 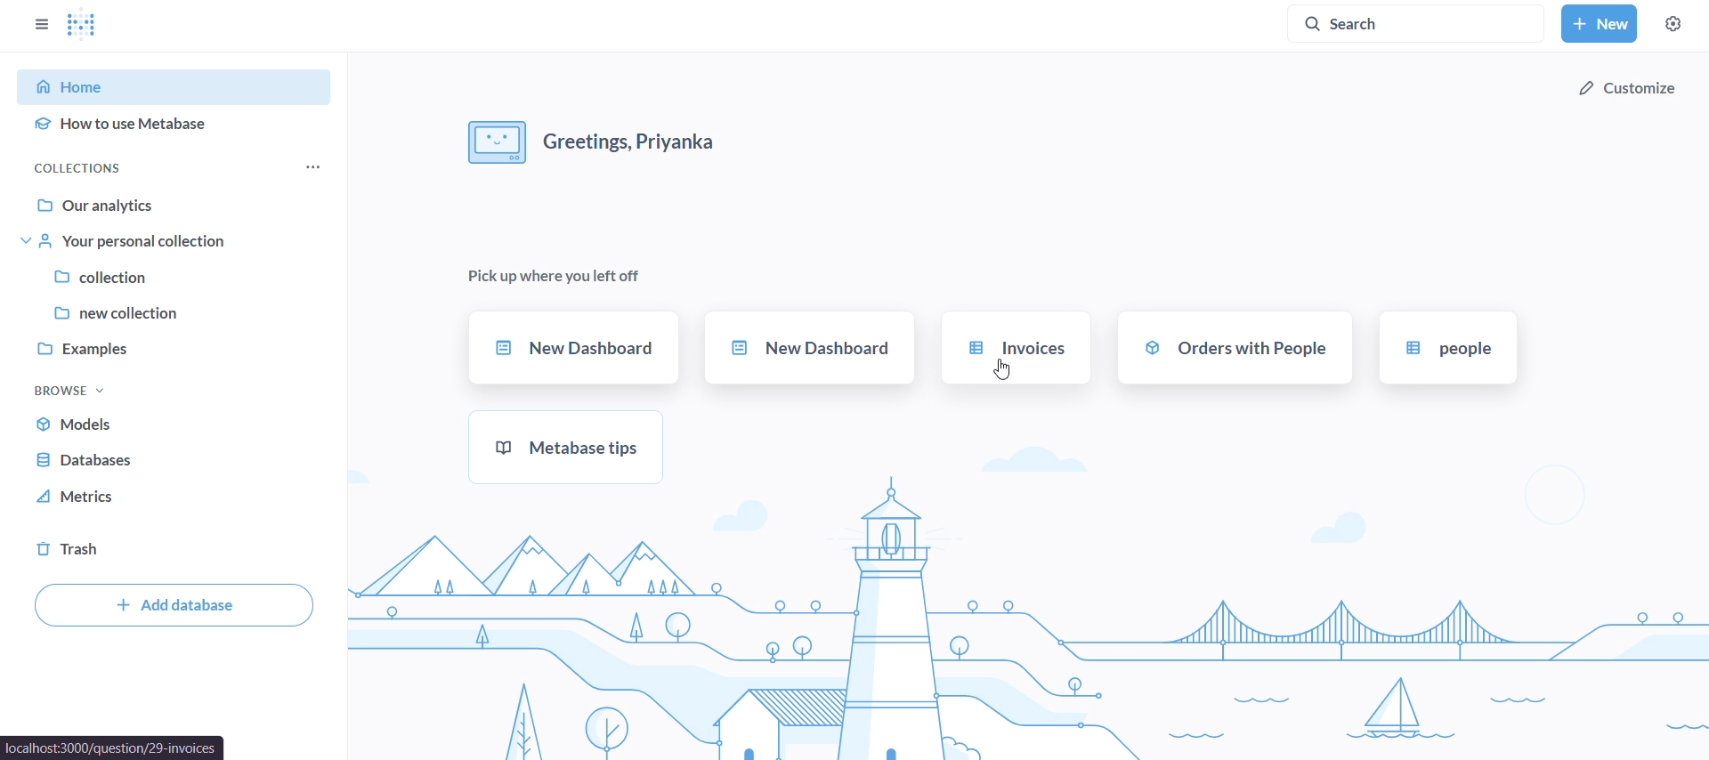 I want to click on collection, so click(x=176, y=277).